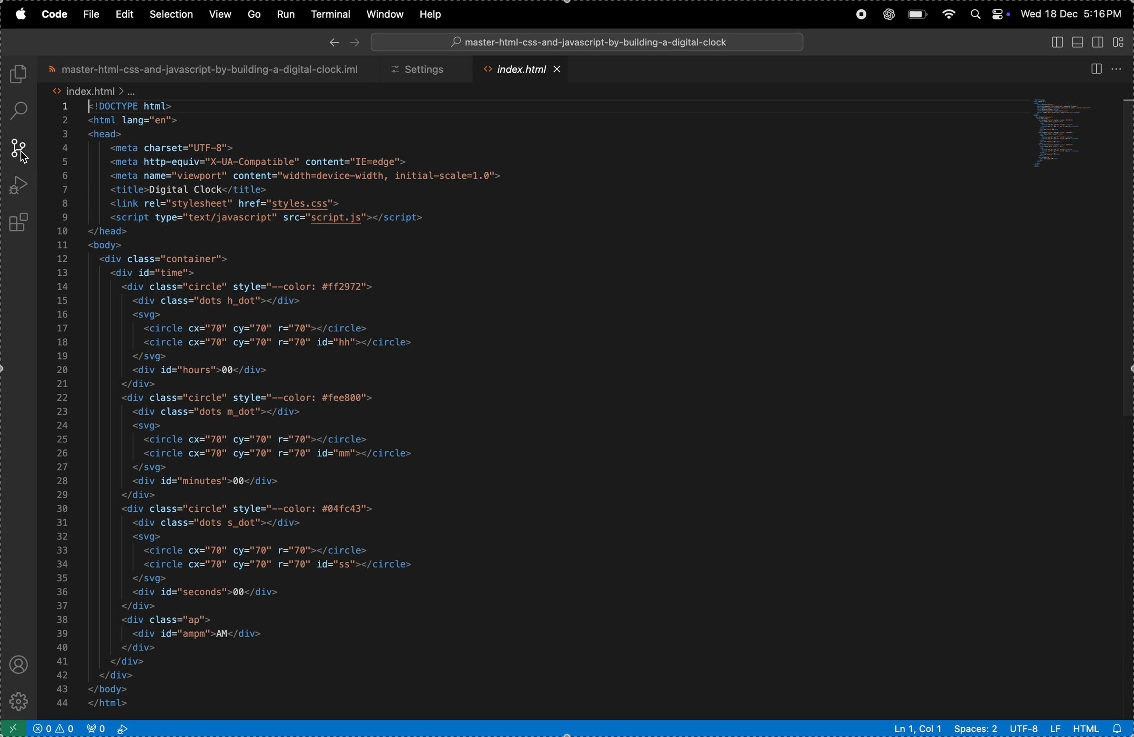  Describe the element at coordinates (208, 482) in the screenshot. I see `<div id="minutes">00</div>` at that location.